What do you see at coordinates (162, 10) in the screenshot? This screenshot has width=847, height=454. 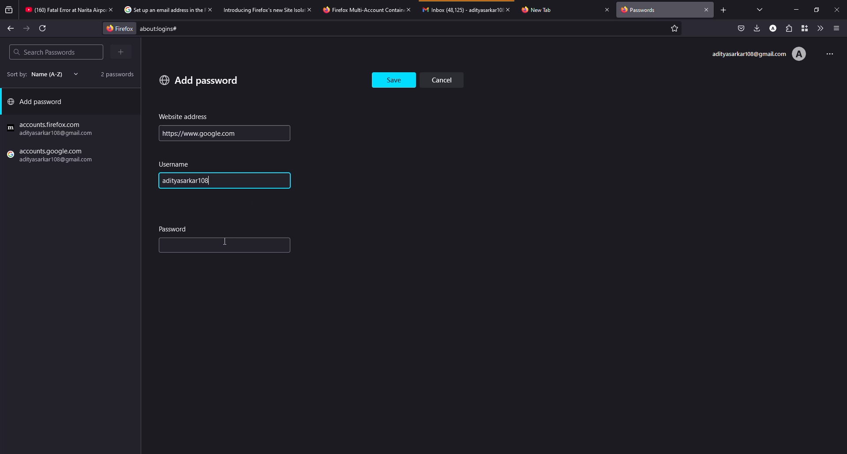 I see `tab` at bounding box center [162, 10].